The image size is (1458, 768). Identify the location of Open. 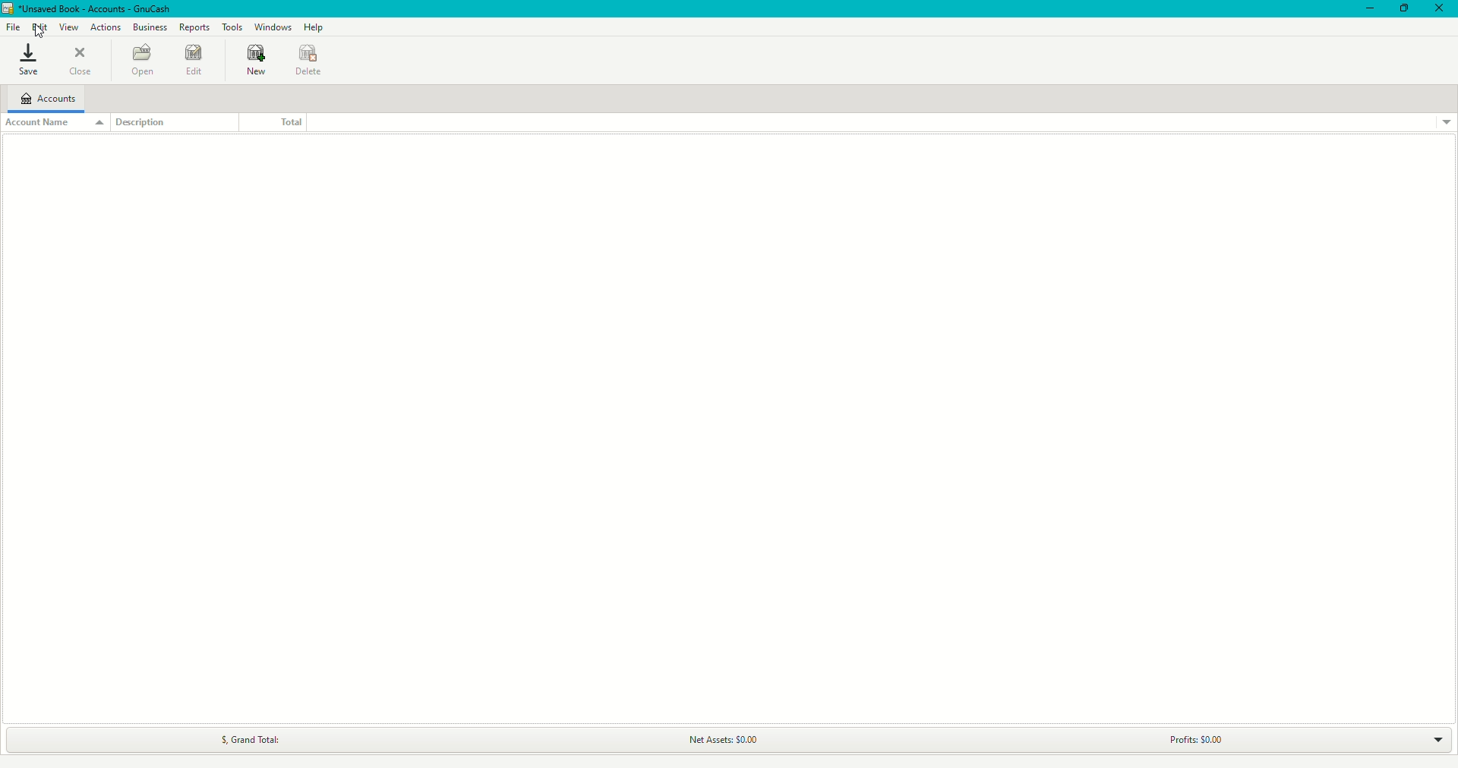
(139, 59).